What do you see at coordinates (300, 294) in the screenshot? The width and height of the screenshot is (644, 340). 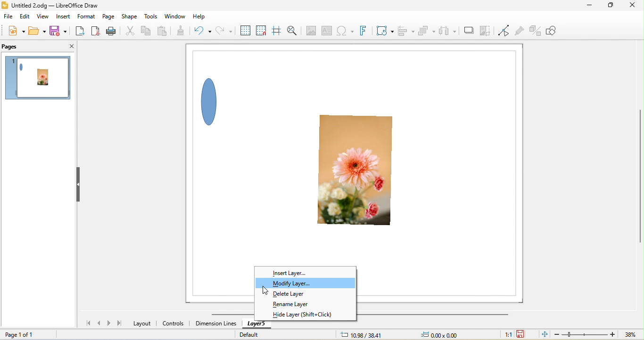 I see `delete layer` at bounding box center [300, 294].